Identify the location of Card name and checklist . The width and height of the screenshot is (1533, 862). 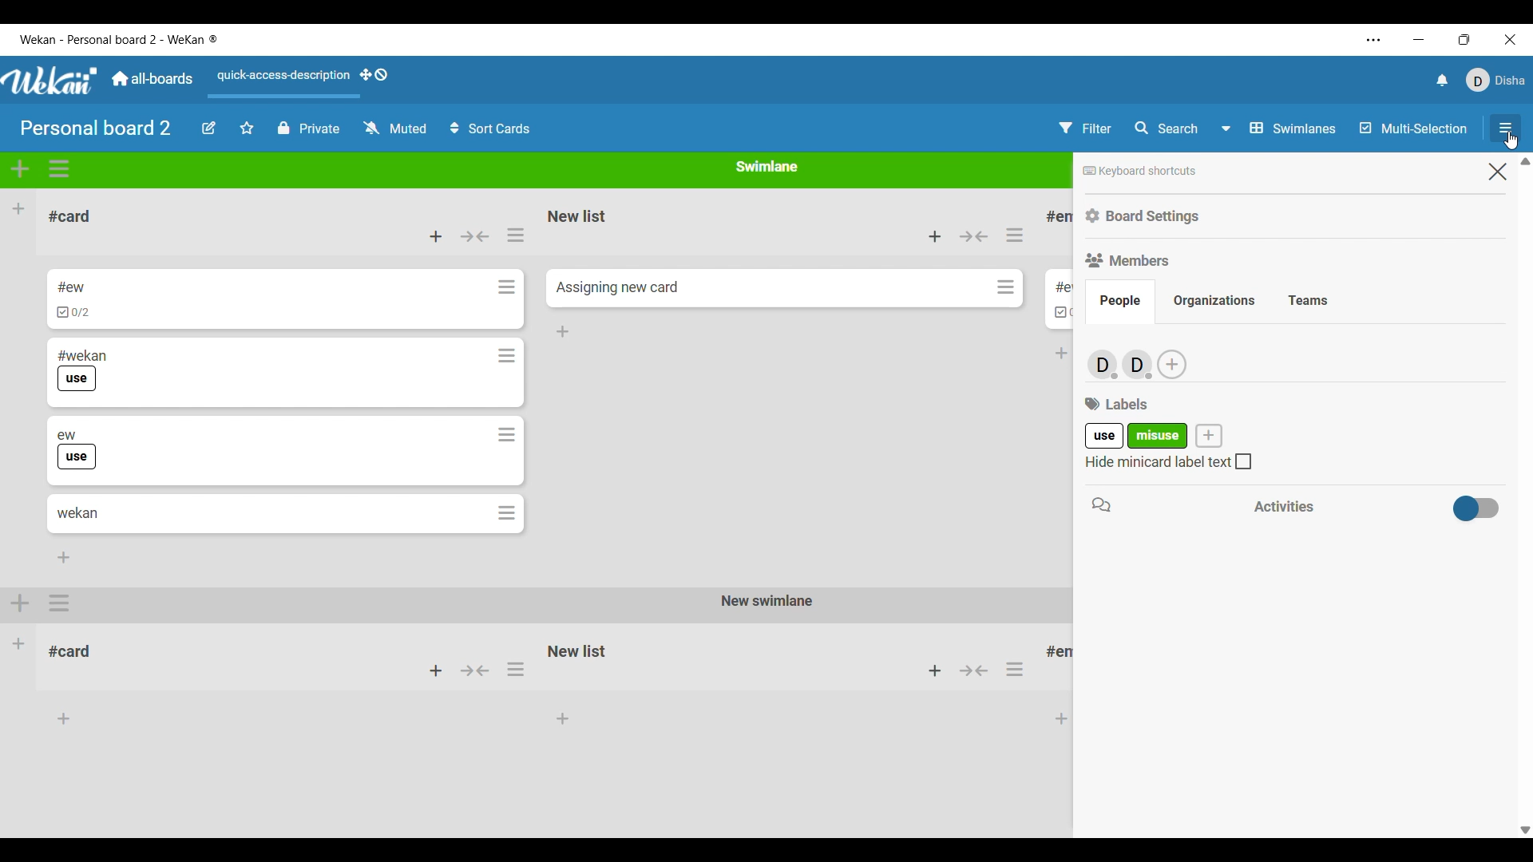
(73, 299).